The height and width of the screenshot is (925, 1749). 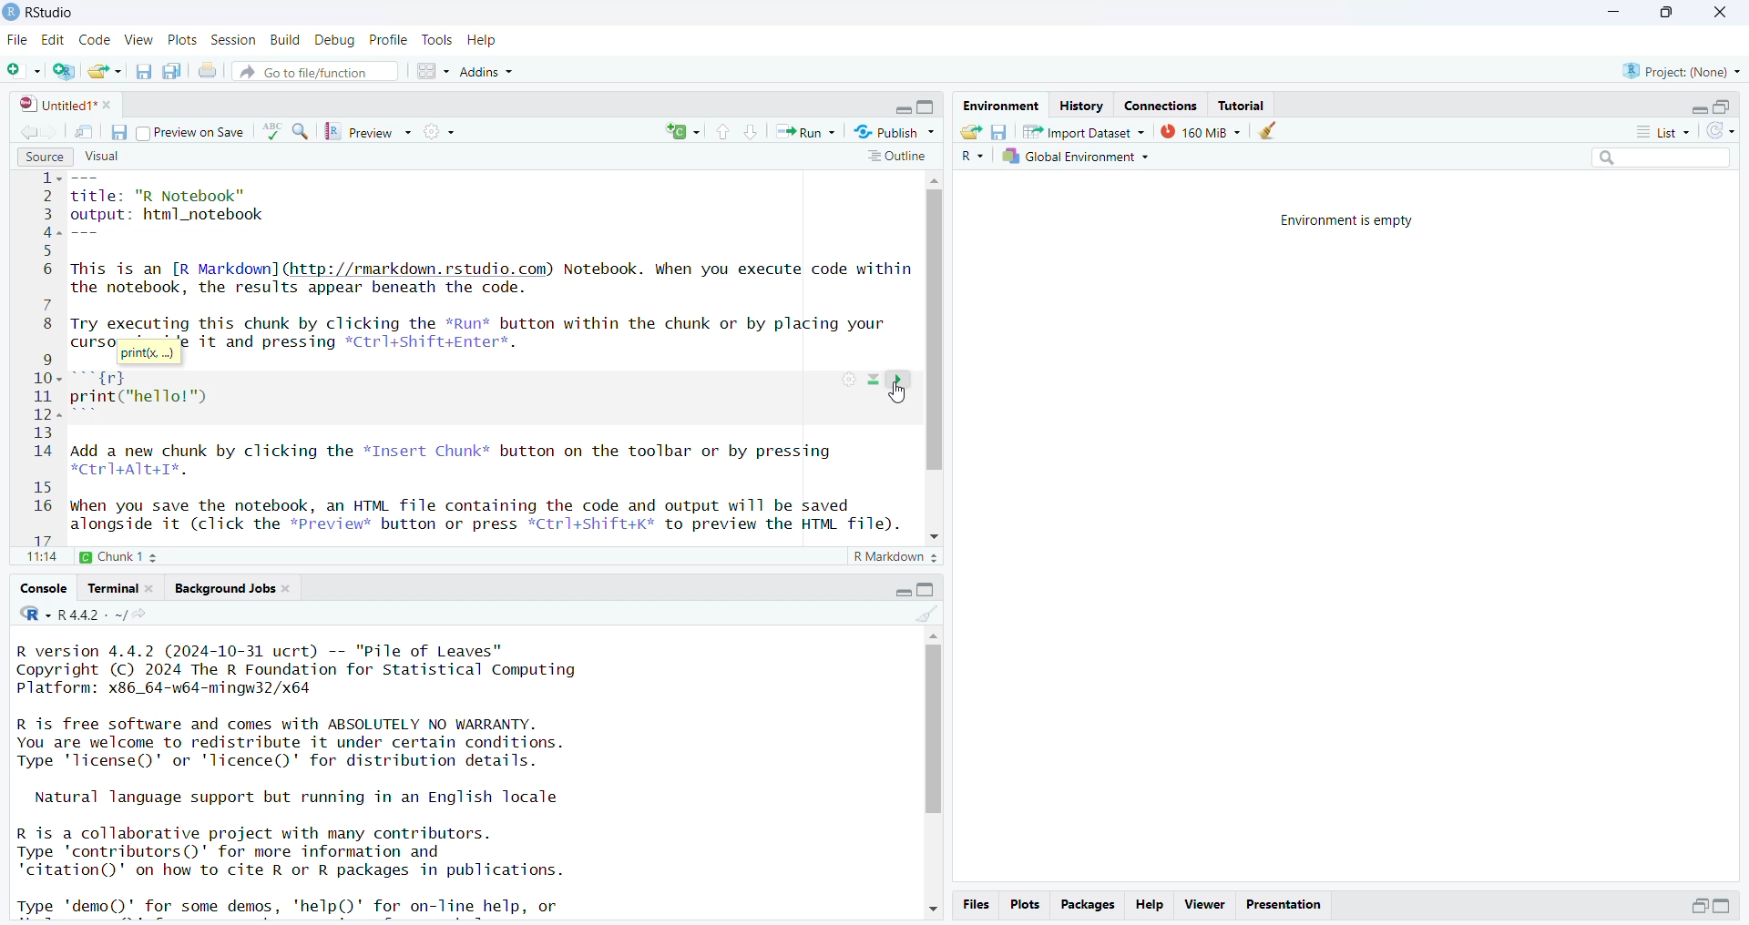 What do you see at coordinates (106, 71) in the screenshot?
I see `open an existing file` at bounding box center [106, 71].